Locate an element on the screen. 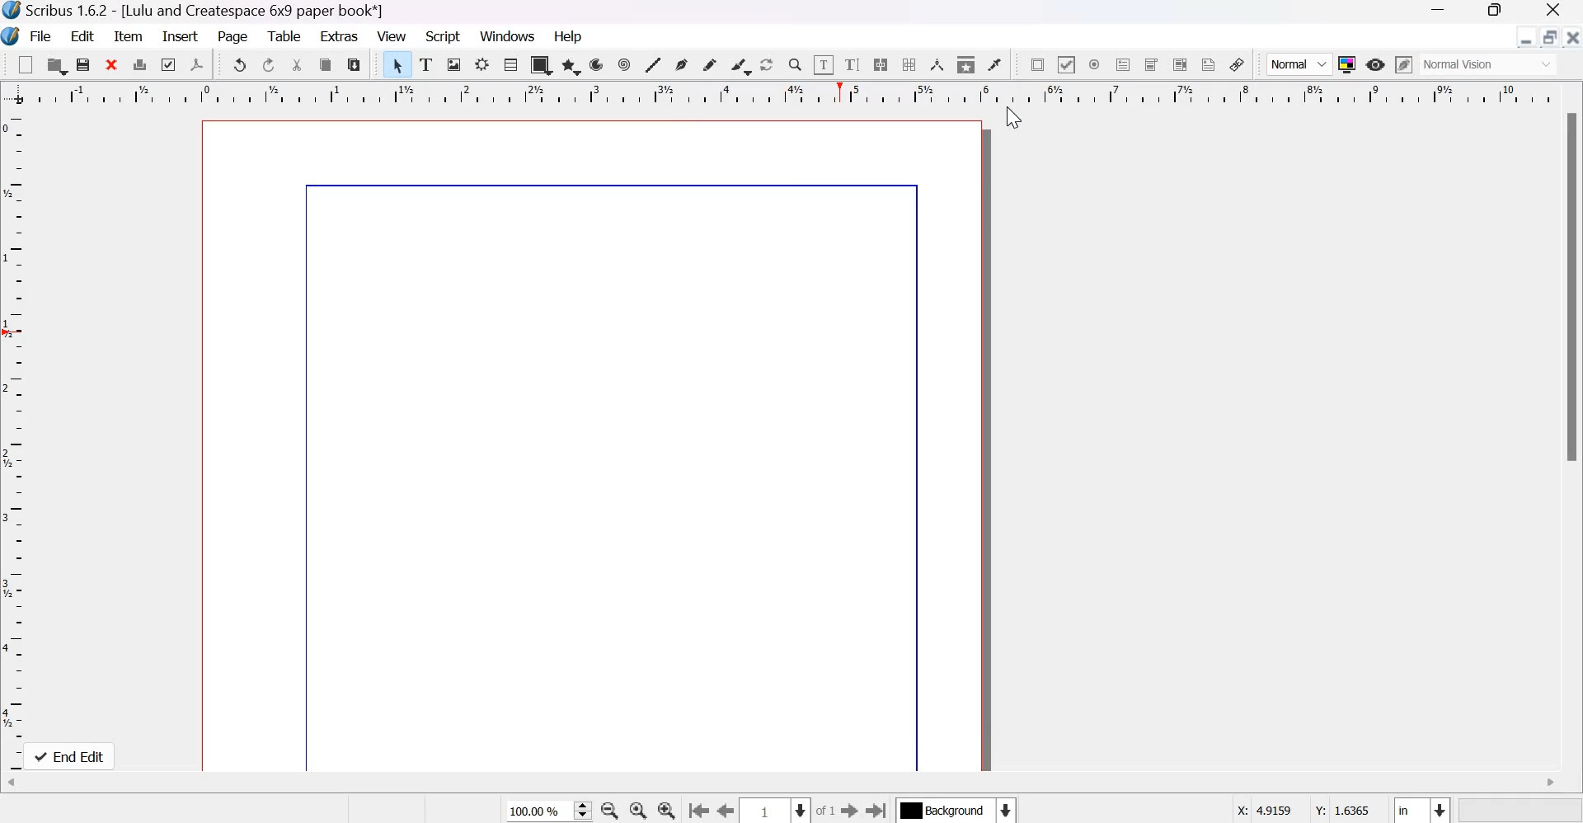  preflight verifier is located at coordinates (170, 64).